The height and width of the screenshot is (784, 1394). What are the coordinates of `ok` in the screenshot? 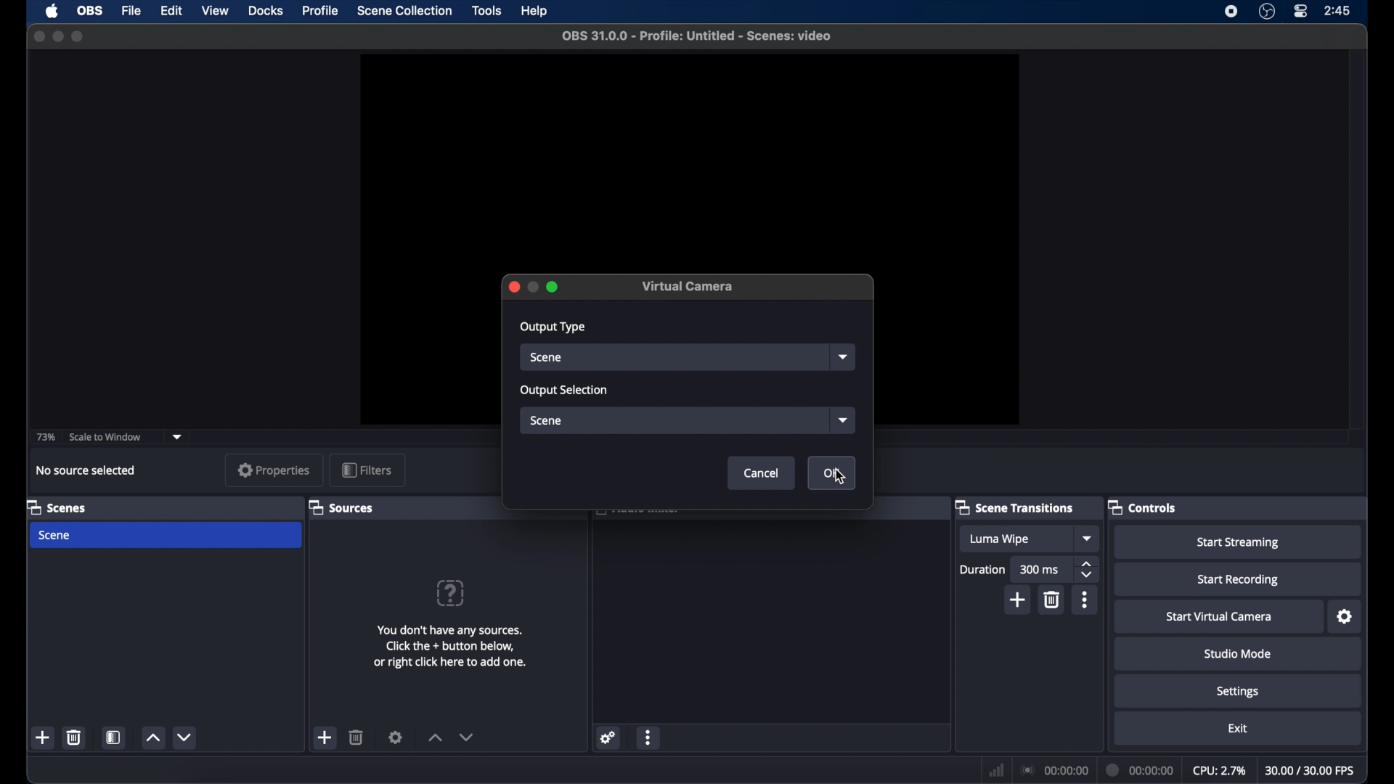 It's located at (831, 473).